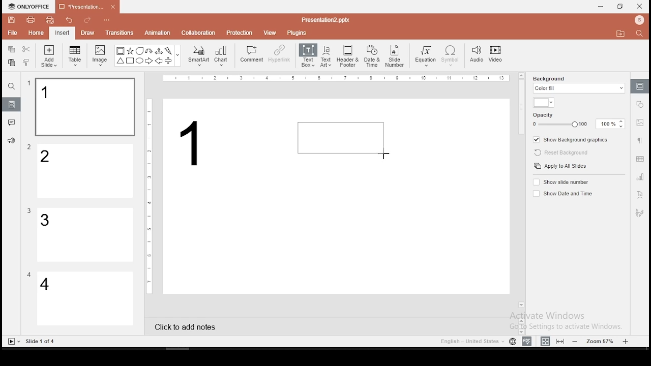 The height and width of the screenshot is (366, 651). I want to click on clone formatting, so click(26, 62).